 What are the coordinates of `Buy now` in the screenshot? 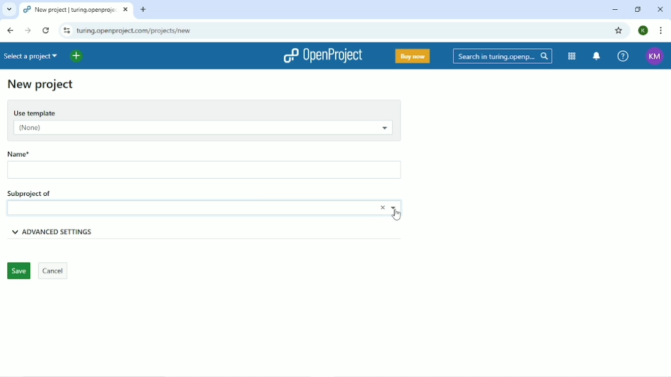 It's located at (412, 57).